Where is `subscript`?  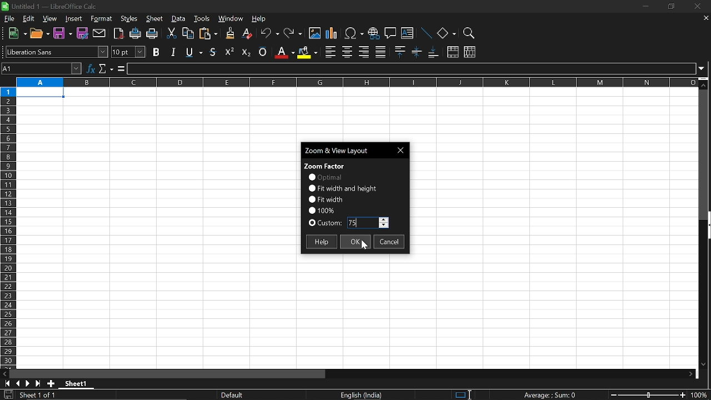
subscript is located at coordinates (245, 51).